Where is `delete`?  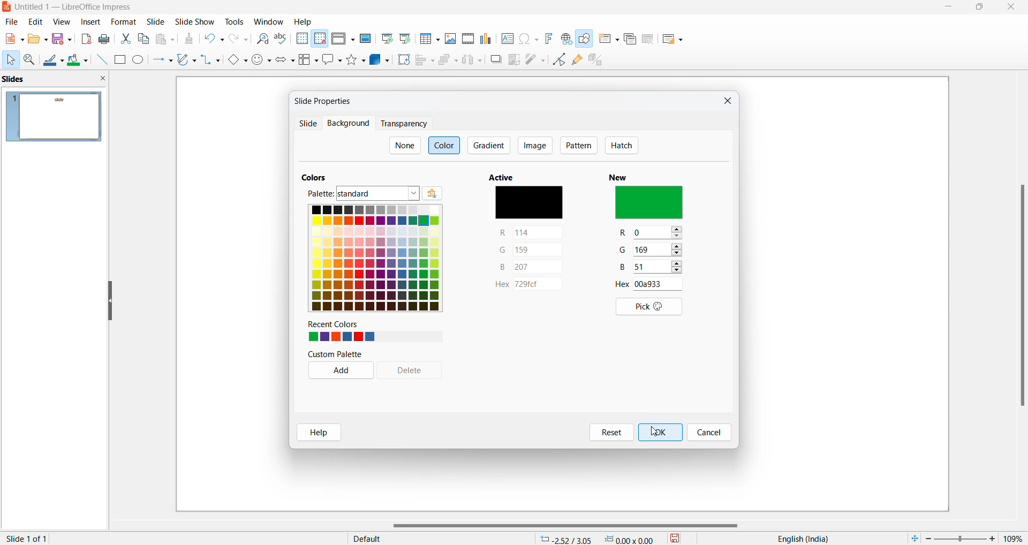 delete is located at coordinates (415, 372).